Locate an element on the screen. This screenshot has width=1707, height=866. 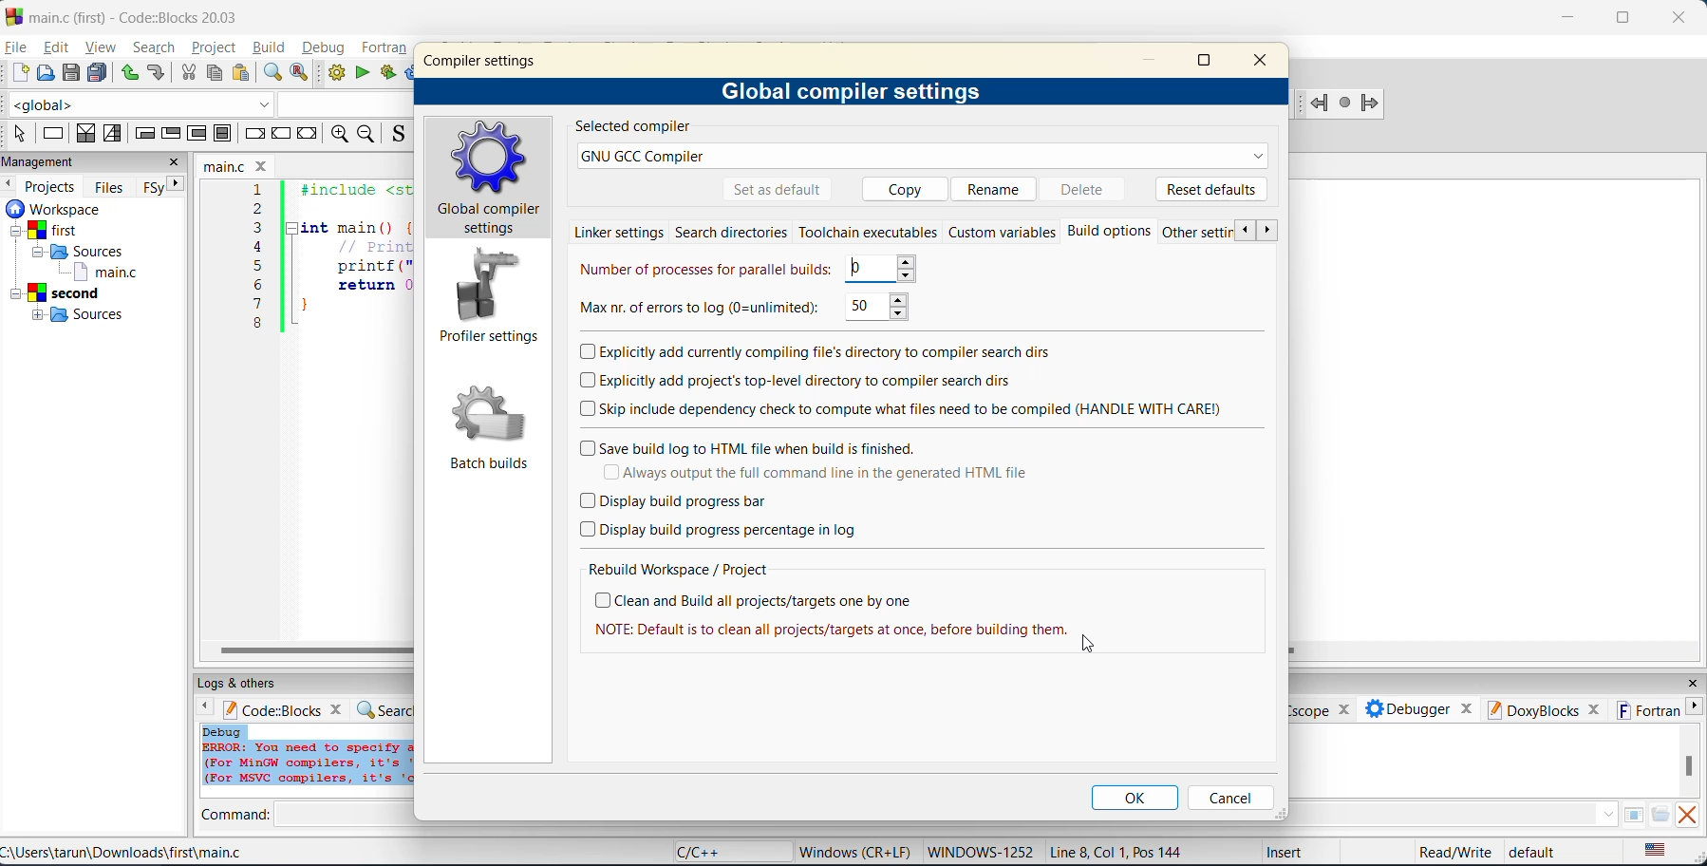
decision is located at coordinates (85, 135).